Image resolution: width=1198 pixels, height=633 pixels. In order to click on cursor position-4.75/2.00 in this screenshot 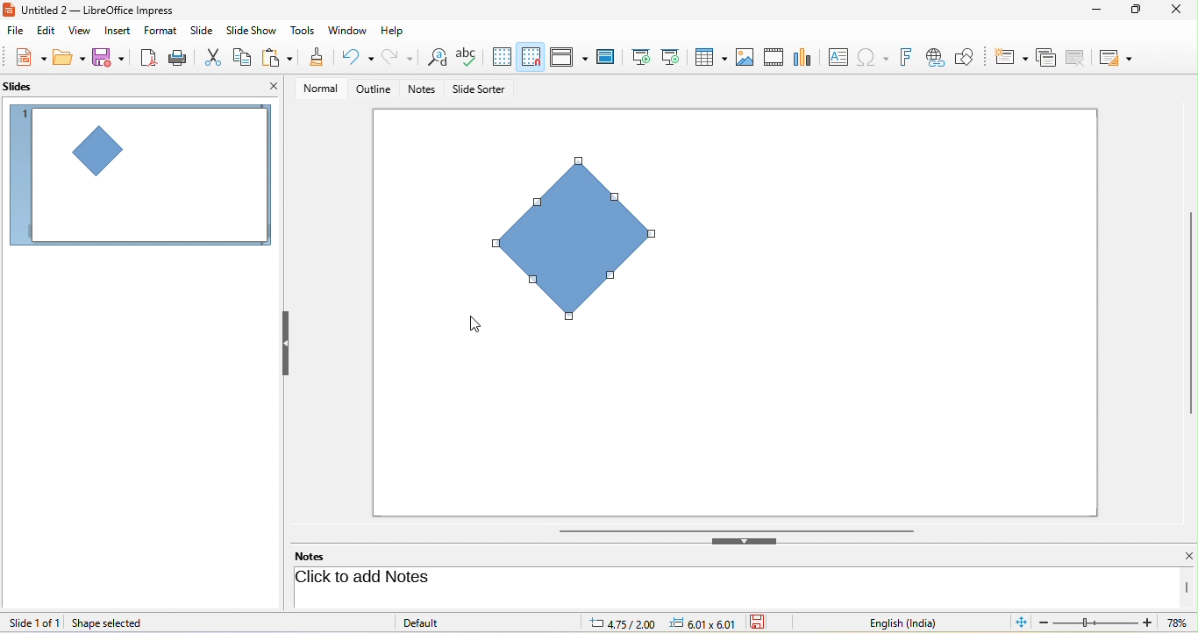, I will do `click(624, 622)`.